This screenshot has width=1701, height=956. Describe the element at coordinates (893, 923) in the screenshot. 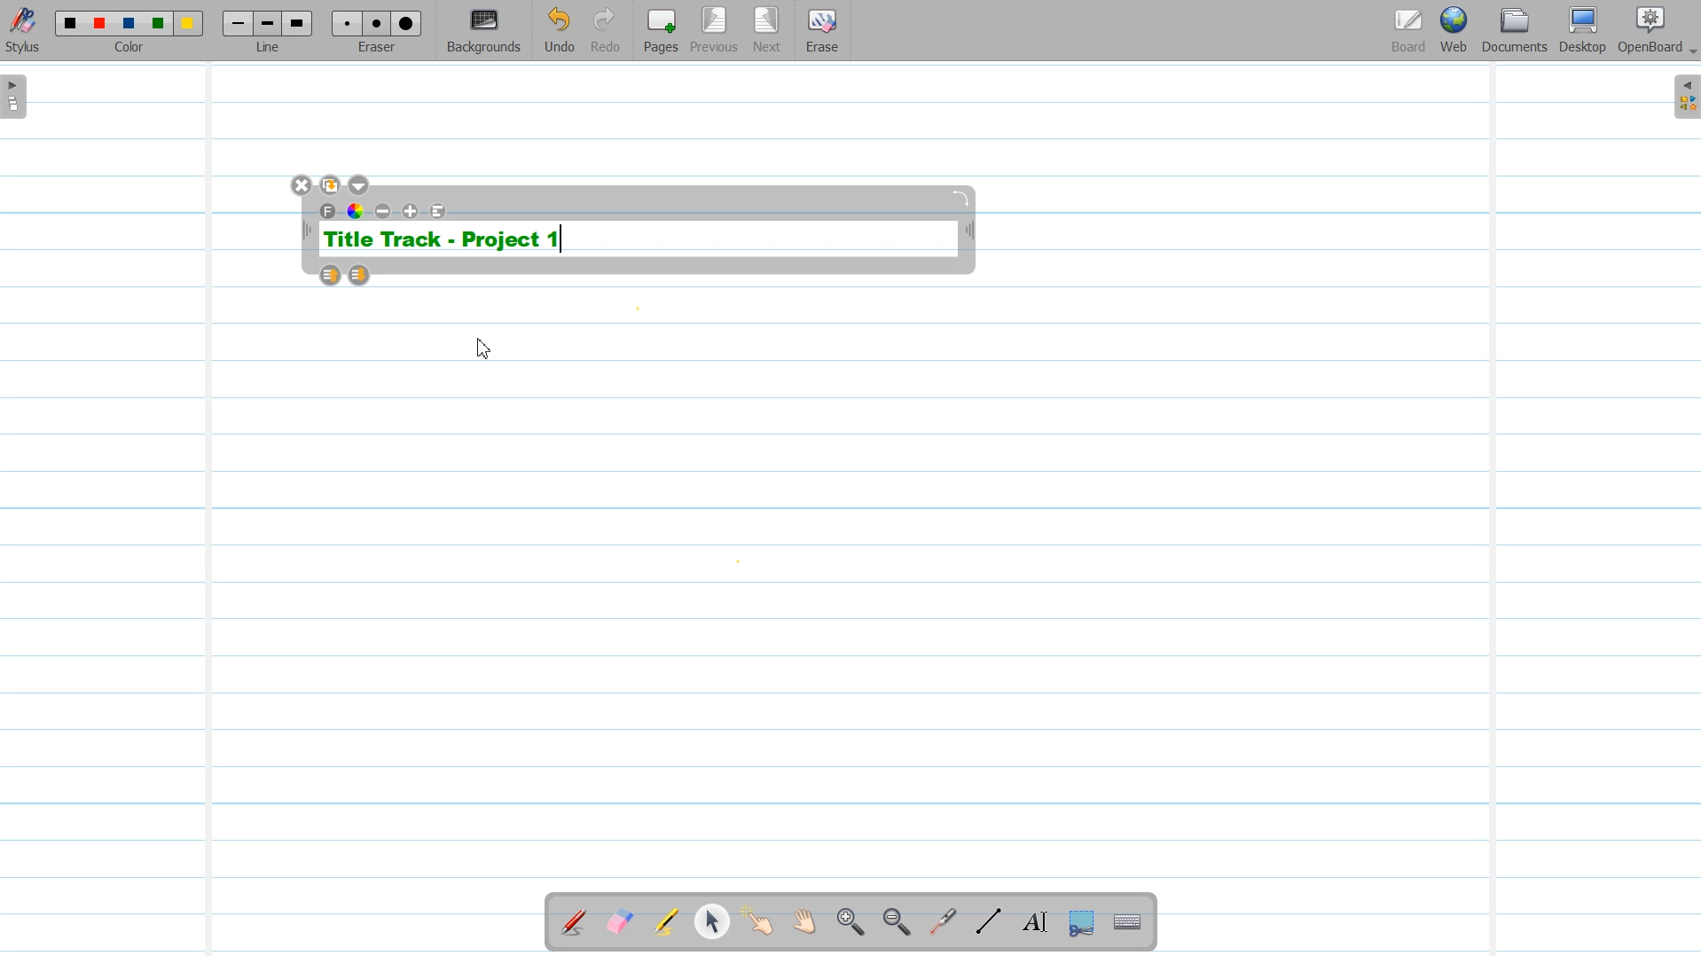

I see `Zoom Out` at that location.